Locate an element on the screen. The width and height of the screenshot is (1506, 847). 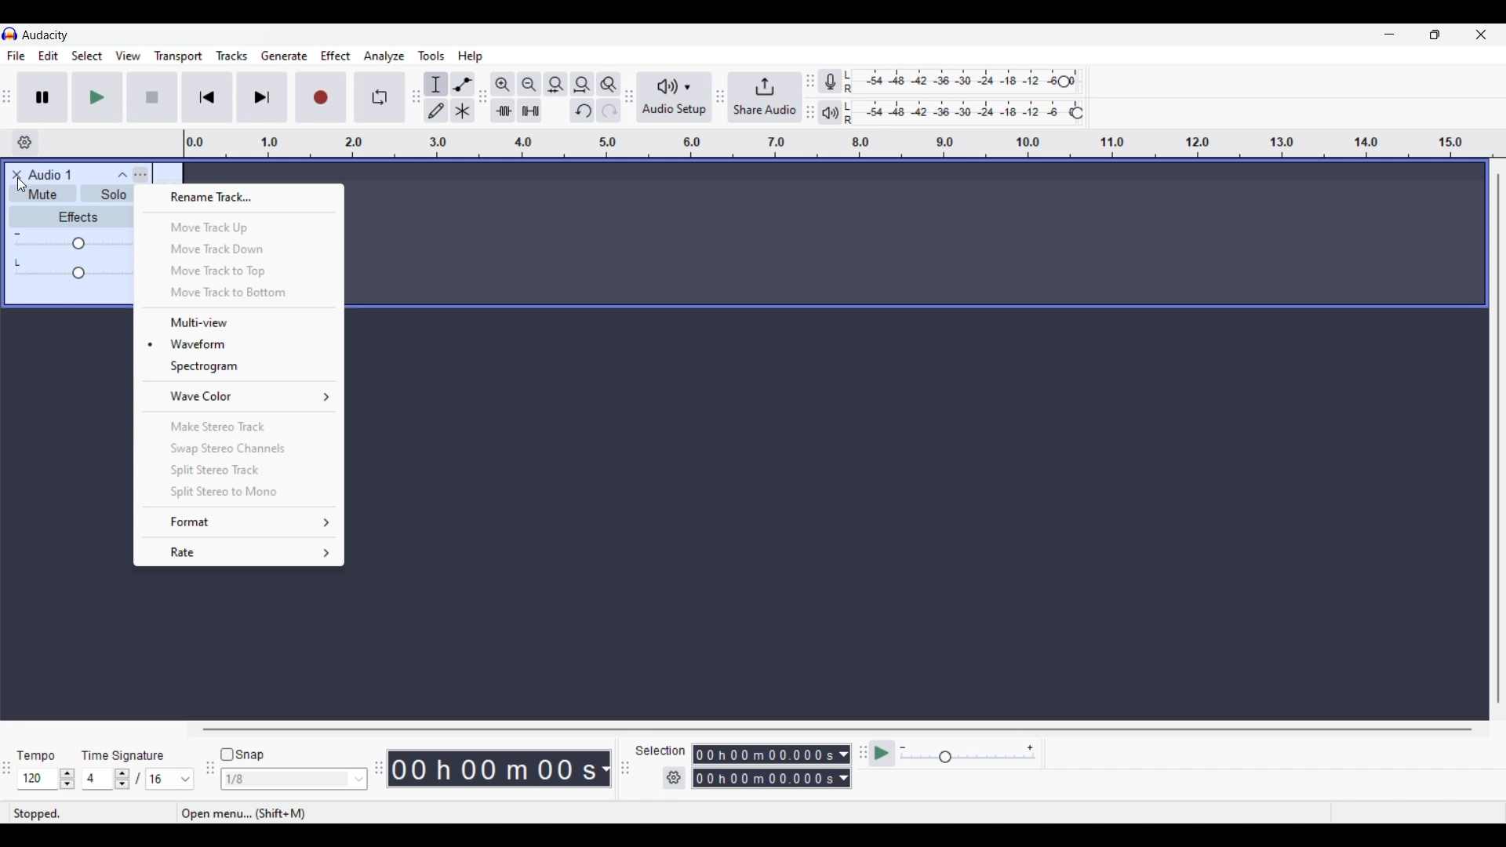
Move track down is located at coordinates (239, 249).